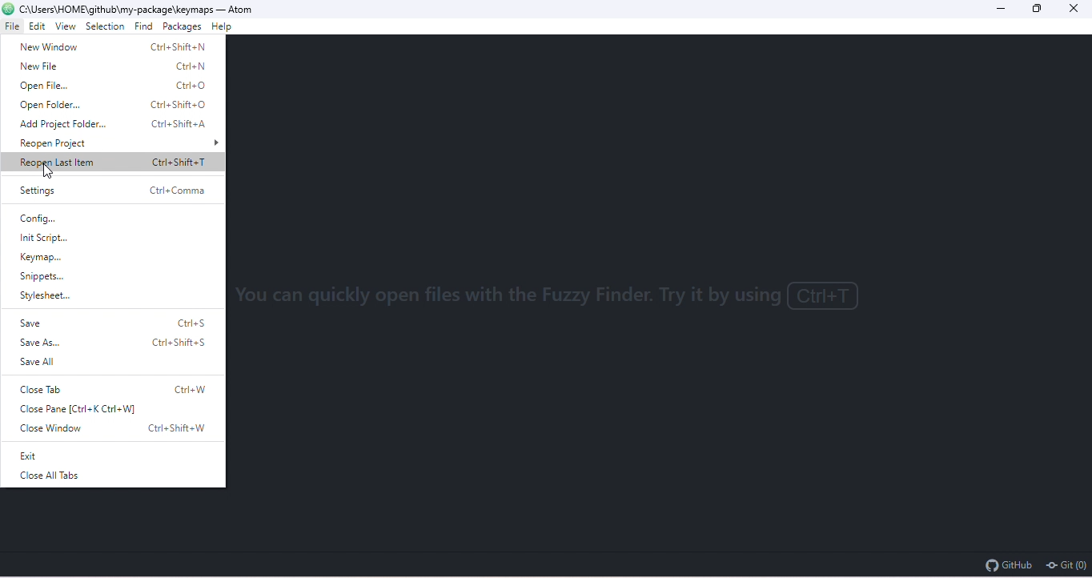 This screenshot has width=1092, height=578. What do you see at coordinates (70, 299) in the screenshot?
I see `stylesheet` at bounding box center [70, 299].